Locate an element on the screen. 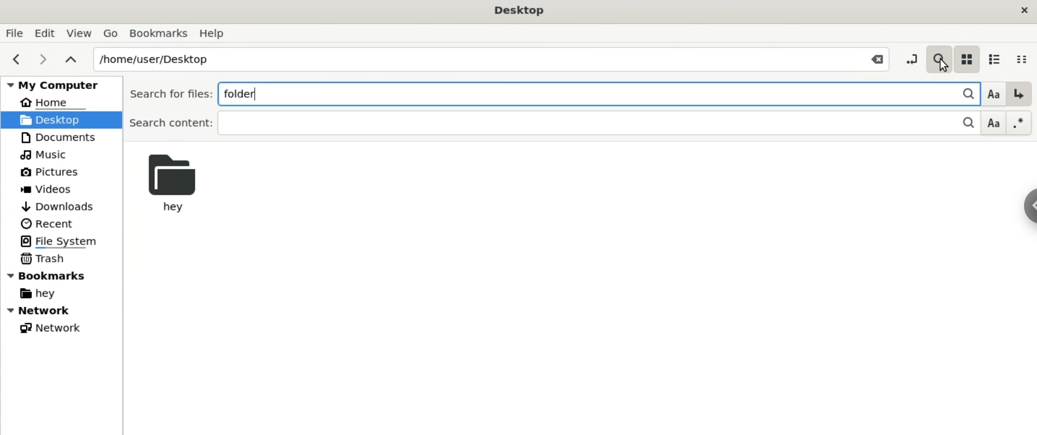  folders is located at coordinates (575, 93).